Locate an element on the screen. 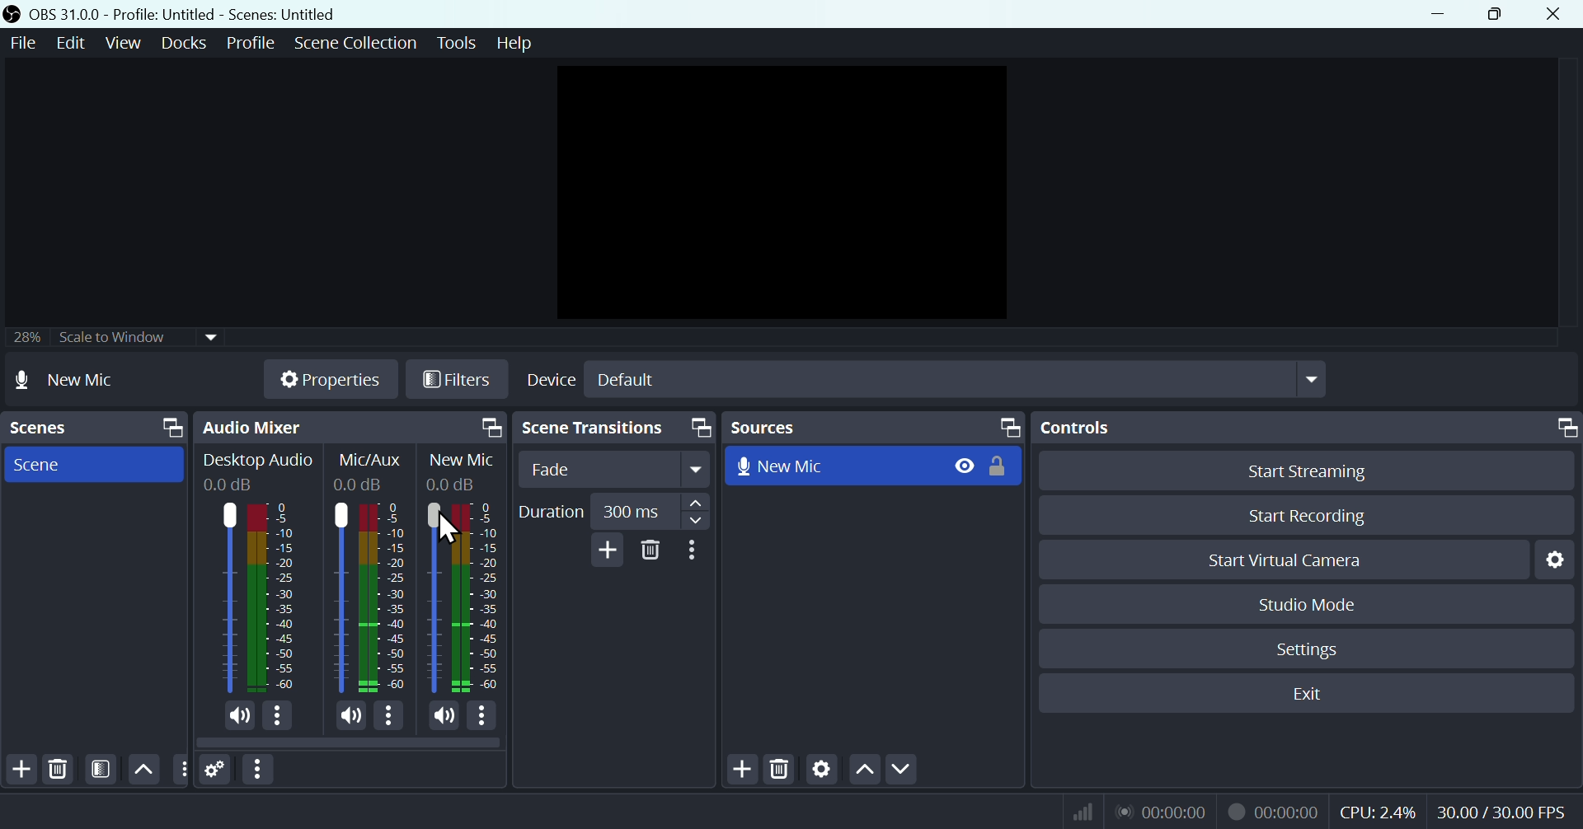 The height and width of the screenshot is (829, 1583). (un)mute is located at coordinates (442, 716).